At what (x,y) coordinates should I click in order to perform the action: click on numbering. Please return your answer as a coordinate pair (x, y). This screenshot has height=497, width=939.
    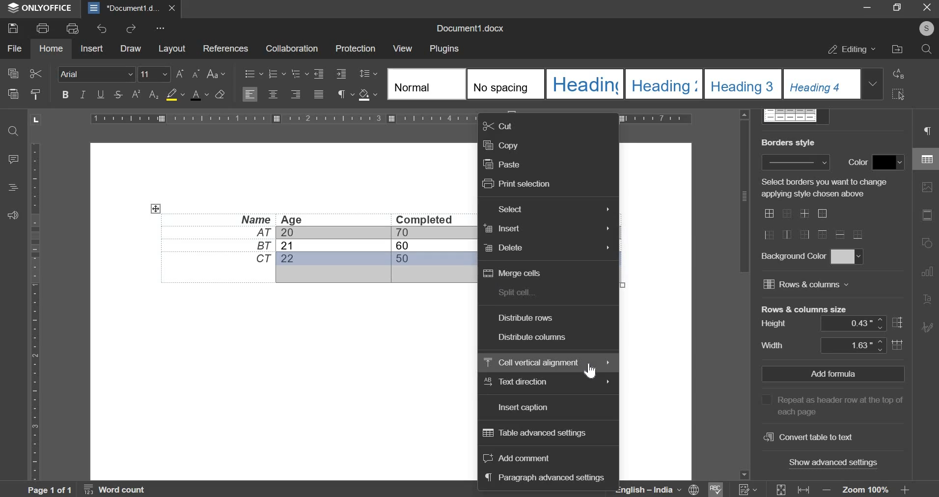
    Looking at the image, I should click on (748, 489).